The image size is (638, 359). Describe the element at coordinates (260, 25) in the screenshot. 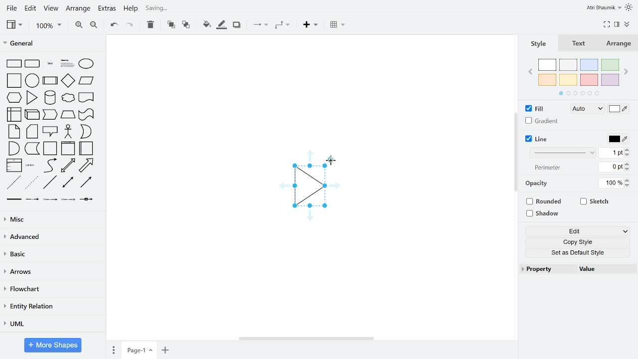

I see `connector` at that location.